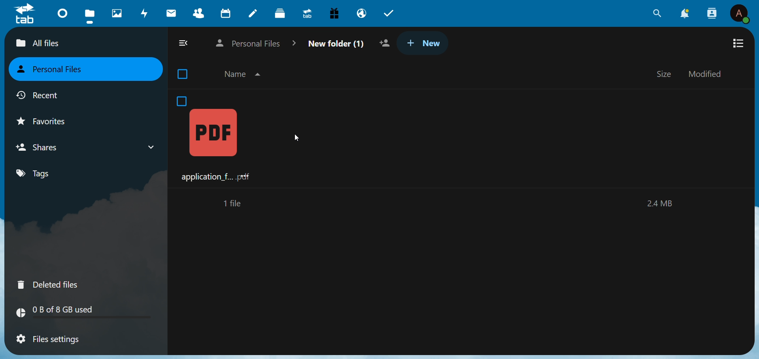 This screenshot has height=359, width=759. Describe the element at coordinates (740, 43) in the screenshot. I see `list view` at that location.